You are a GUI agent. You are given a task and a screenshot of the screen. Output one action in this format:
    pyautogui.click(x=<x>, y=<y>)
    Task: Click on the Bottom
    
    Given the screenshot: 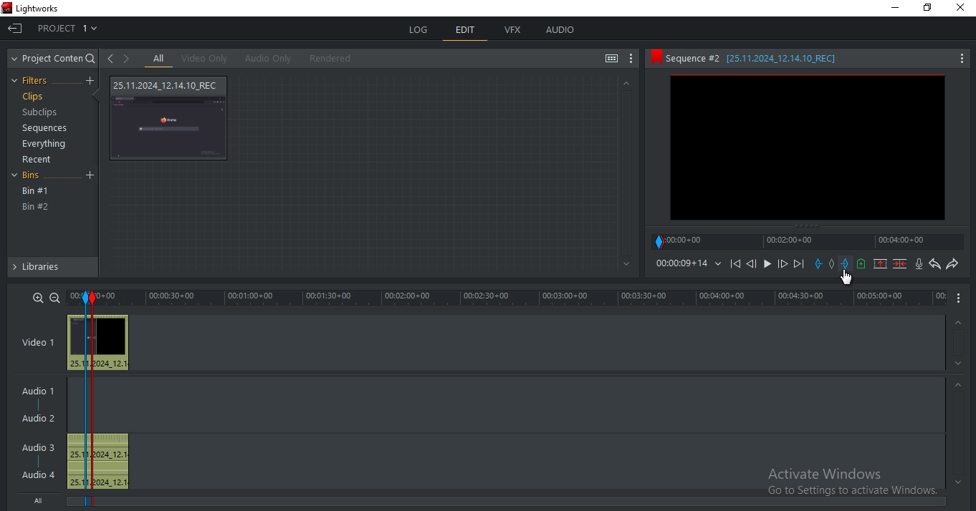 What is the action you would take?
    pyautogui.click(x=956, y=482)
    